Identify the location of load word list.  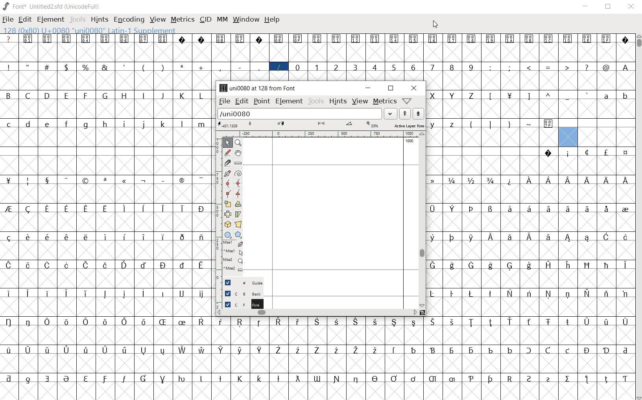
(300, 114).